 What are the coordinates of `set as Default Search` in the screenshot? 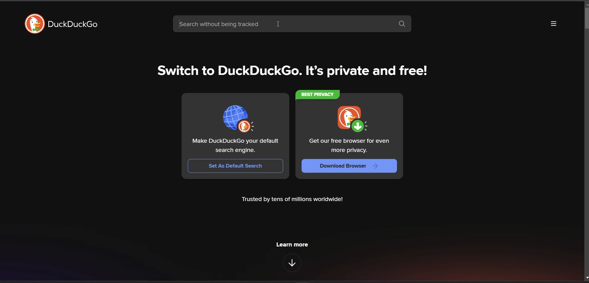 It's located at (236, 166).